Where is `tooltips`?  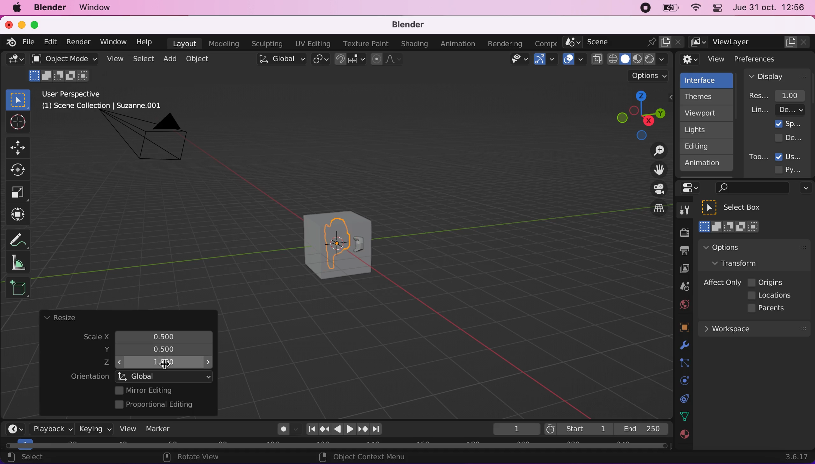 tooltips is located at coordinates (758, 156).